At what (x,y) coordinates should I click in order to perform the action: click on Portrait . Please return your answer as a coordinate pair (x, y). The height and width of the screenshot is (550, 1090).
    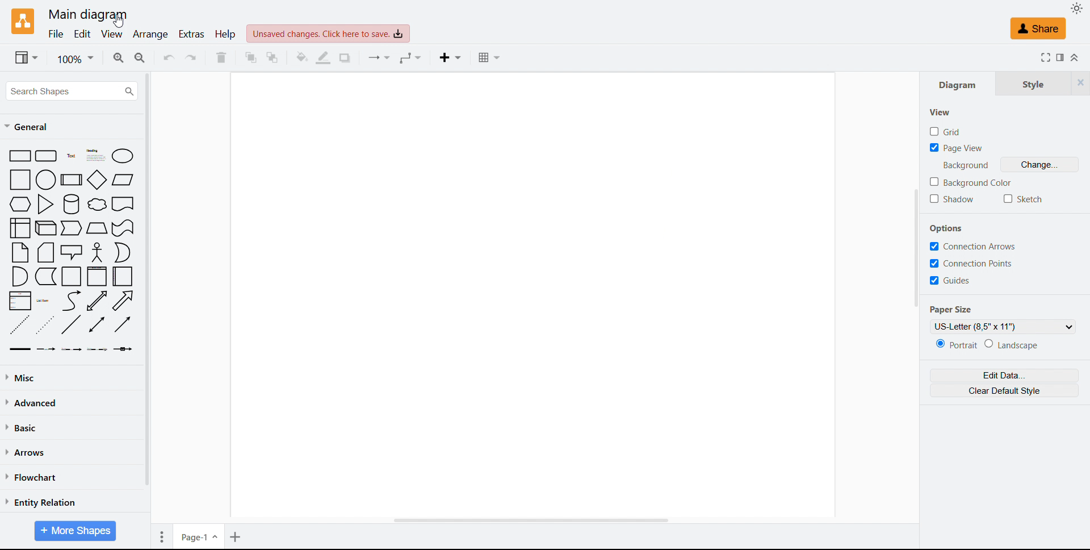
    Looking at the image, I should click on (958, 344).